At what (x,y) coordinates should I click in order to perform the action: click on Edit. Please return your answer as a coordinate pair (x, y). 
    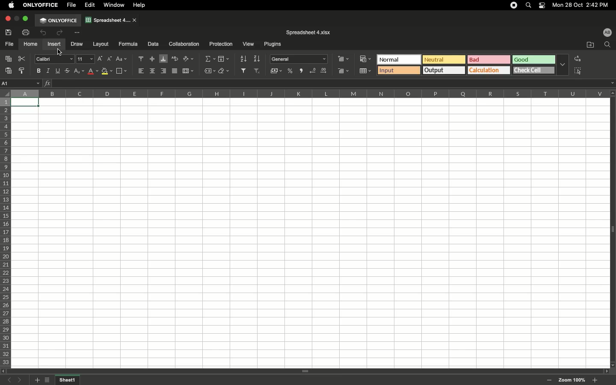
    Looking at the image, I should click on (90, 5).